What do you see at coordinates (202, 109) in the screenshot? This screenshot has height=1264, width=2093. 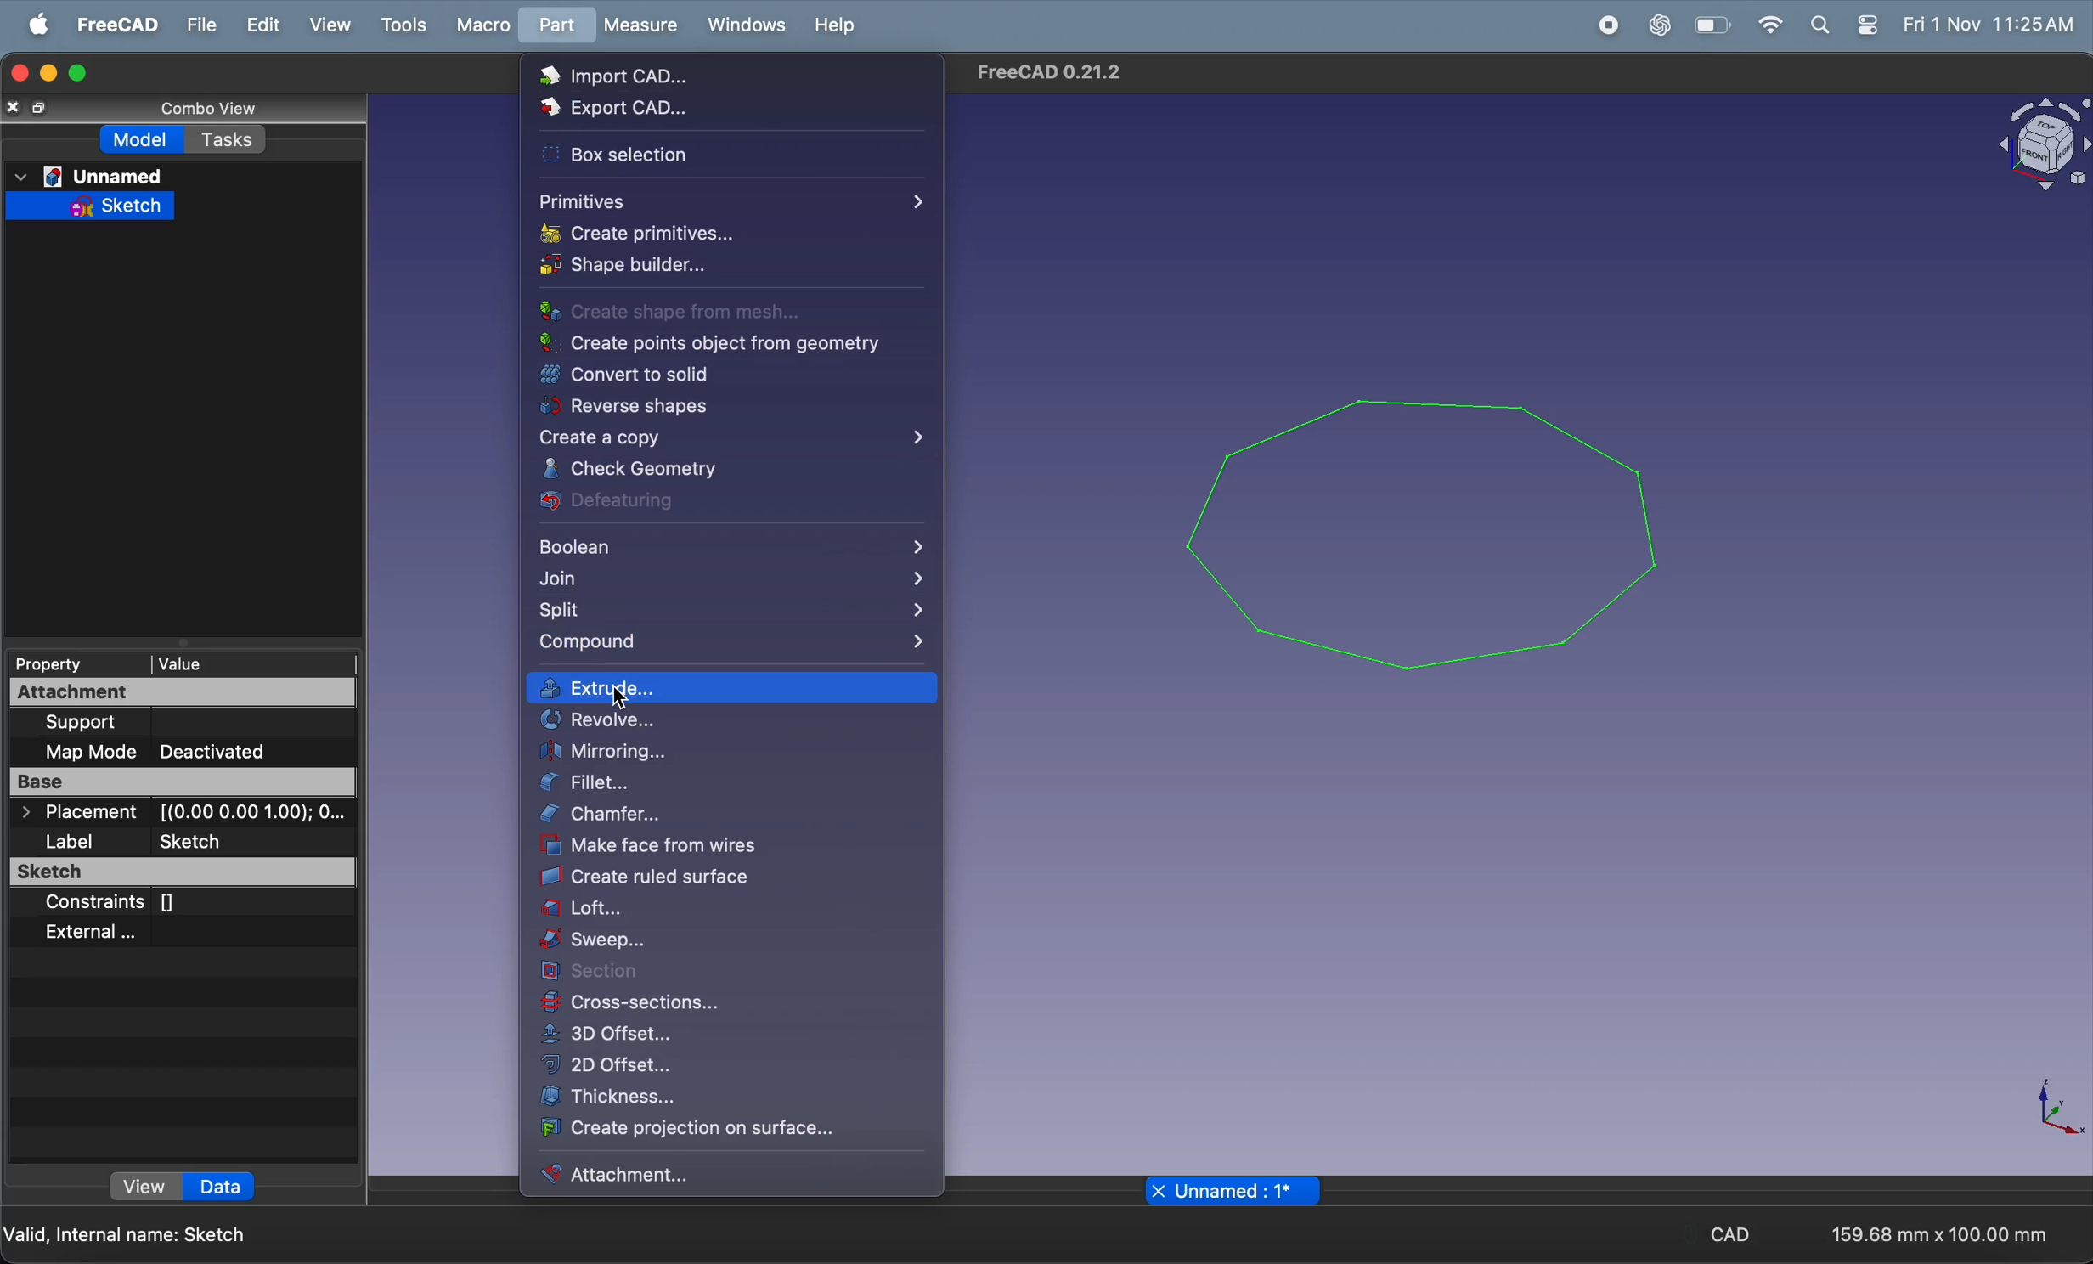 I see `combo view` at bounding box center [202, 109].